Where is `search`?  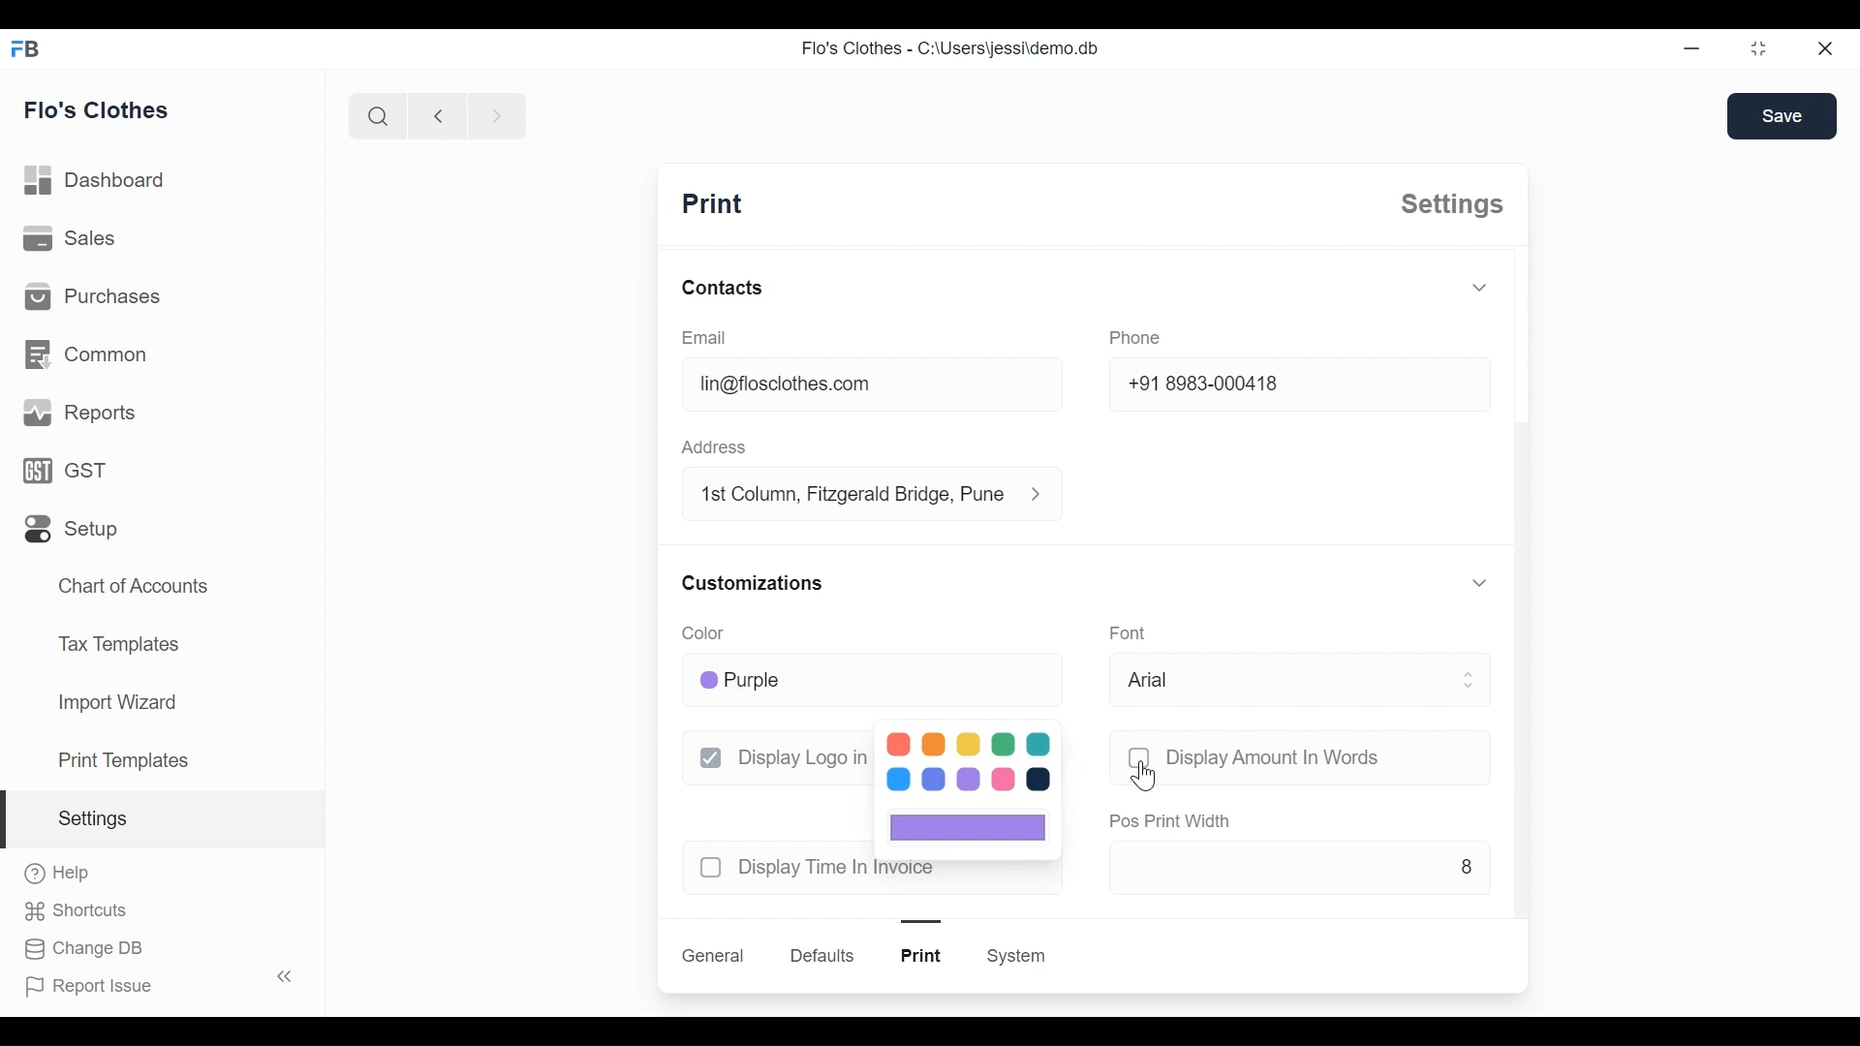 search is located at coordinates (377, 115).